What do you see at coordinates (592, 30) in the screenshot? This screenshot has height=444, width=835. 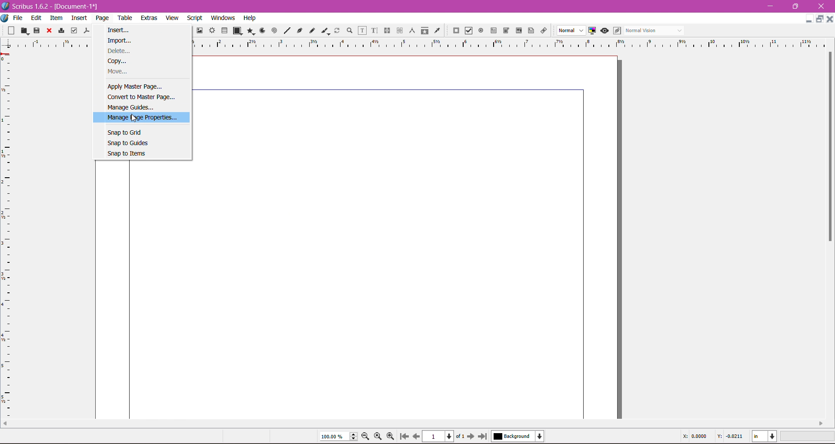 I see `Toggle Color Management System` at bounding box center [592, 30].